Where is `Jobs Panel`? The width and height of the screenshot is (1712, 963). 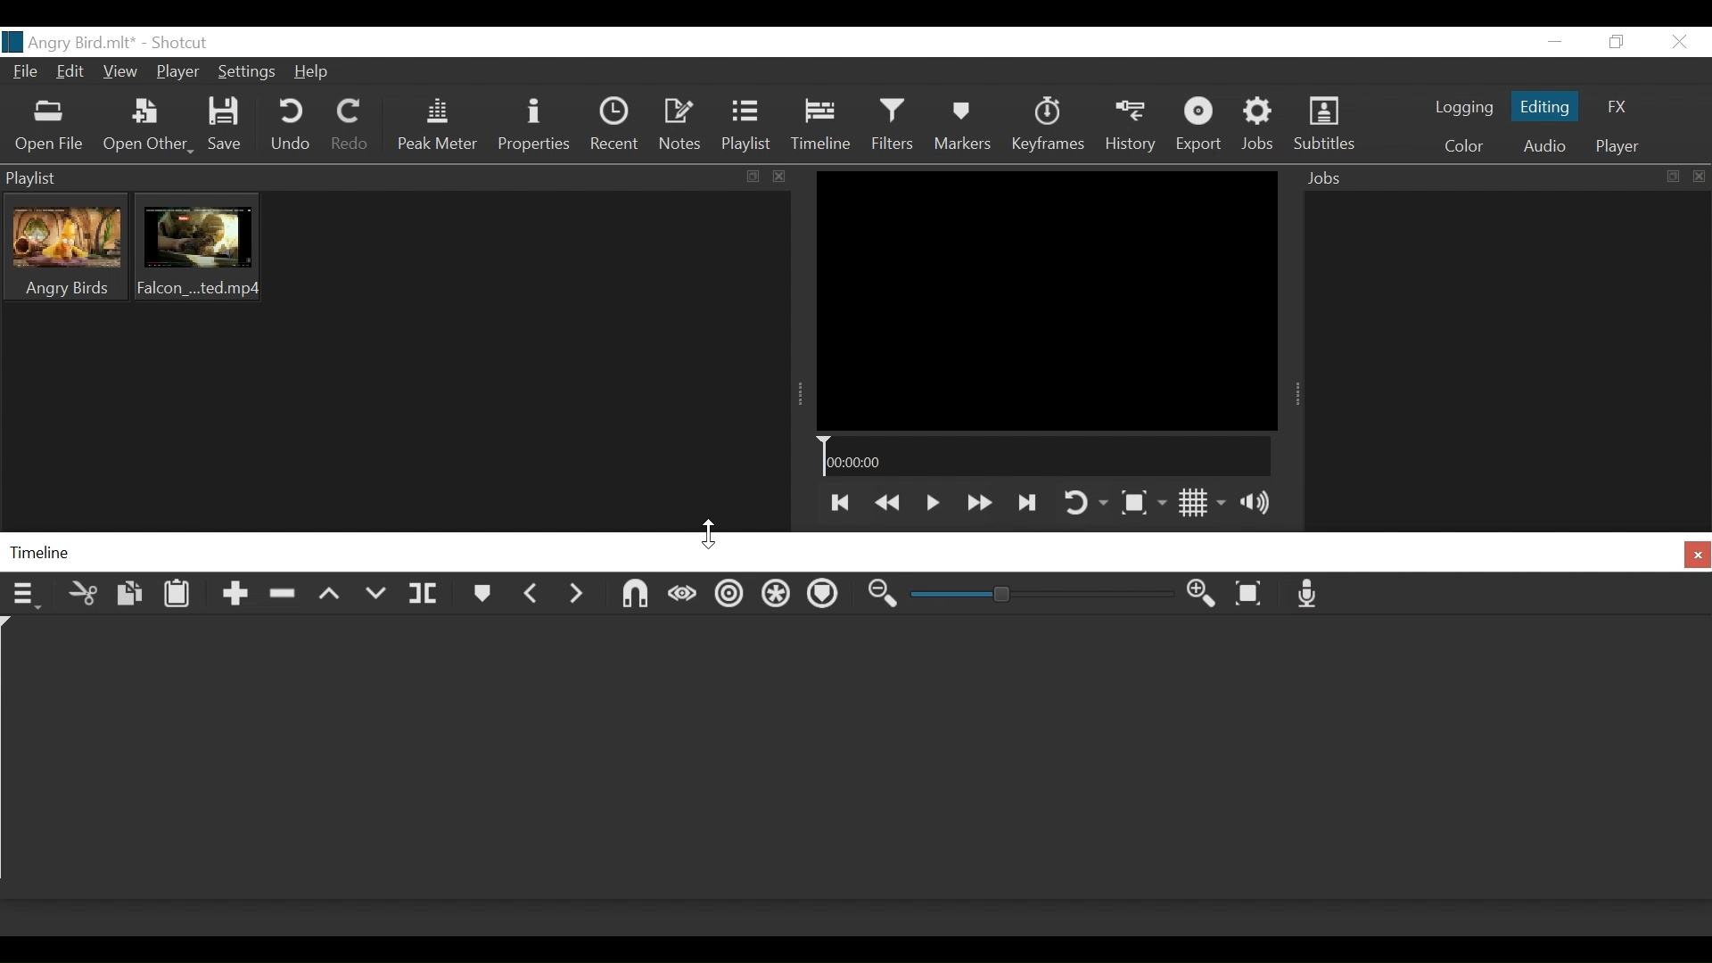 Jobs Panel is located at coordinates (1503, 177).